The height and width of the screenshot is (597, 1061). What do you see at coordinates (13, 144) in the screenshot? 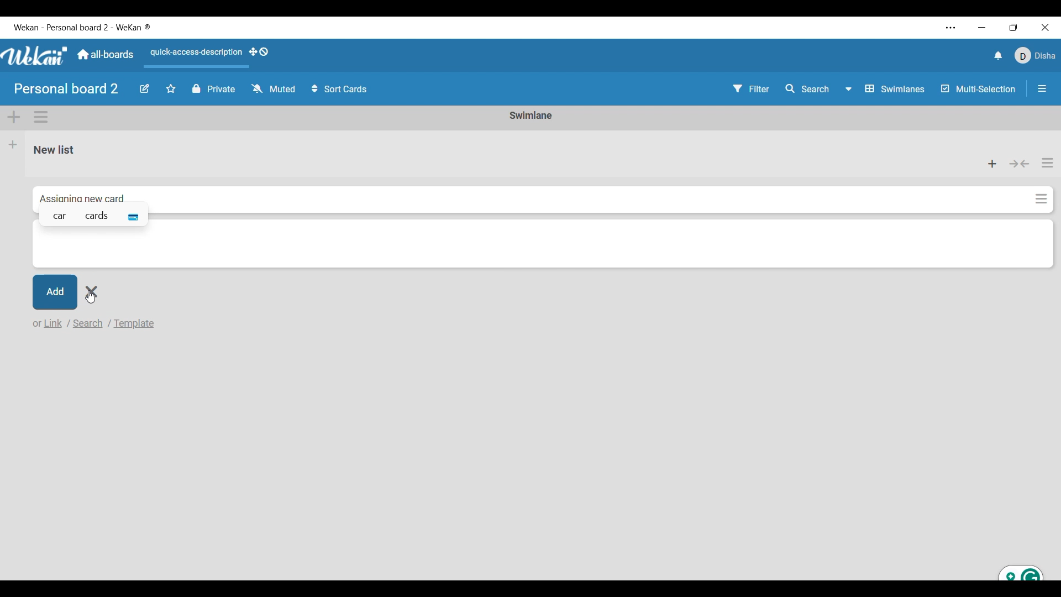
I see `Add list` at bounding box center [13, 144].